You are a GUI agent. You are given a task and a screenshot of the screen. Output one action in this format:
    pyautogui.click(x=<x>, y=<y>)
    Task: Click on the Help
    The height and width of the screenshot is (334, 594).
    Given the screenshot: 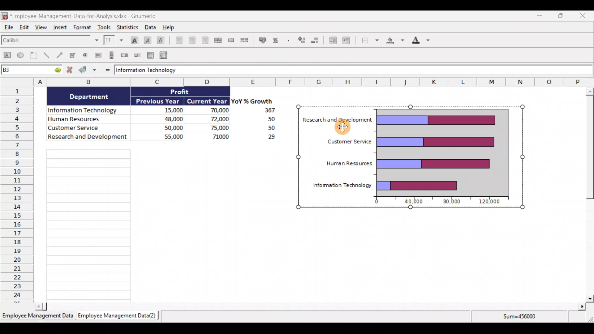 What is the action you would take?
    pyautogui.click(x=168, y=27)
    